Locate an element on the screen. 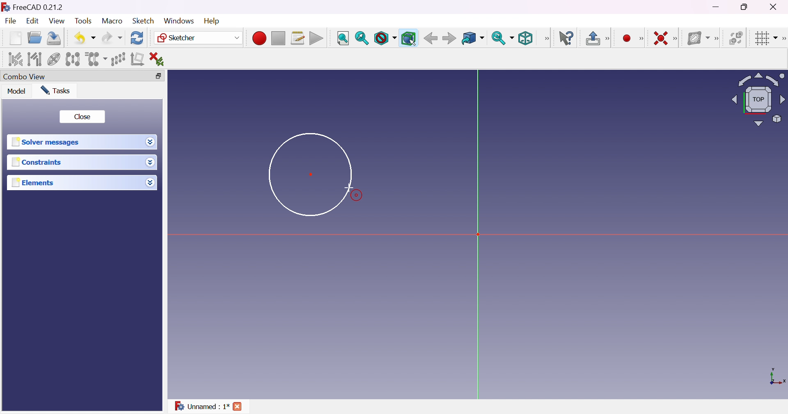  Fit selection is located at coordinates (361, 39).